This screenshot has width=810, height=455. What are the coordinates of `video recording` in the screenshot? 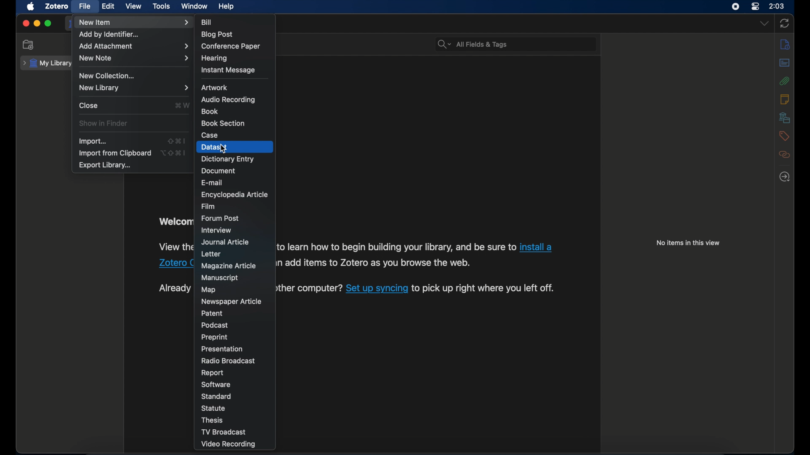 It's located at (228, 444).